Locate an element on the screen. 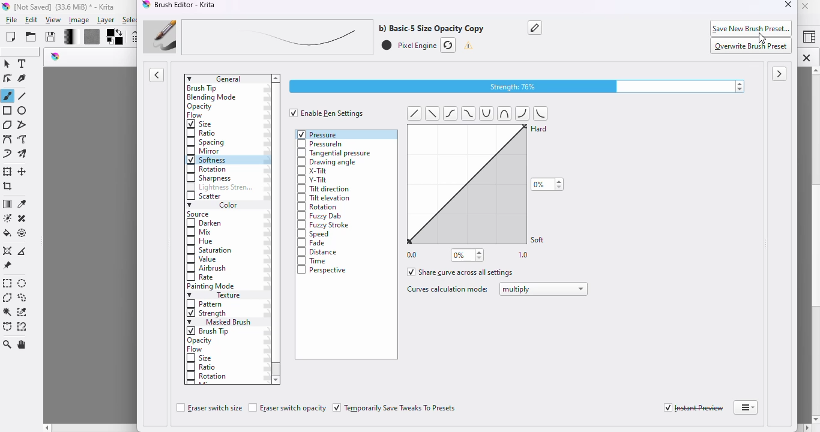 Image resolution: width=820 pixels, height=432 pixels. eraser switch opacity is located at coordinates (288, 408).